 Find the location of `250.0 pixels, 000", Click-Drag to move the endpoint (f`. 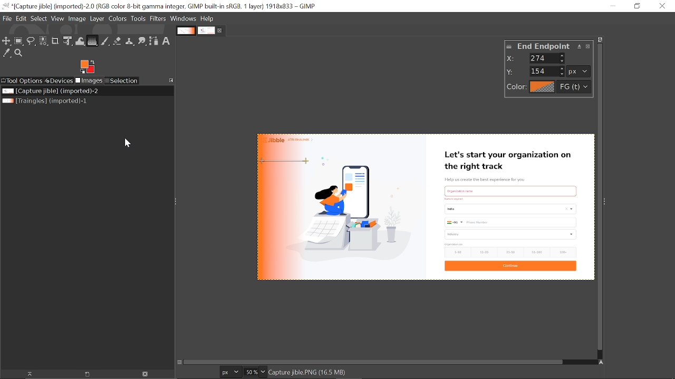

250.0 pixels, 000", Click-Drag to move the endpoint (f is located at coordinates (431, 372).